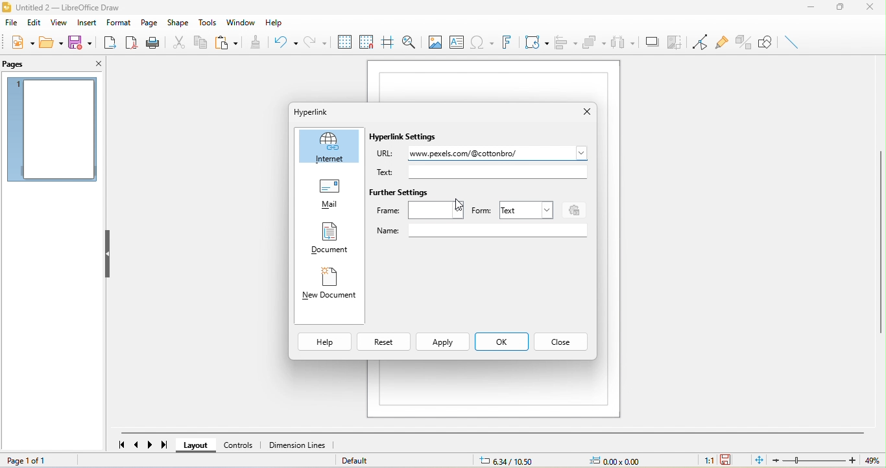  What do you see at coordinates (73, 7) in the screenshot?
I see `Untitled 2 — LibreOffice Draw` at bounding box center [73, 7].